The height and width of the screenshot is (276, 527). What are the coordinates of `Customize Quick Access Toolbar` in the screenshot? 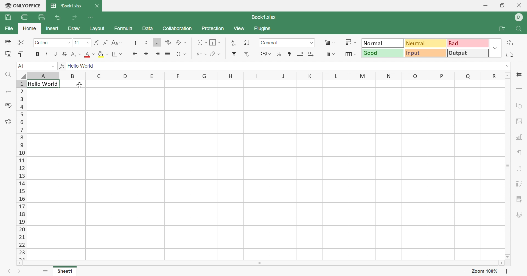 It's located at (91, 17).